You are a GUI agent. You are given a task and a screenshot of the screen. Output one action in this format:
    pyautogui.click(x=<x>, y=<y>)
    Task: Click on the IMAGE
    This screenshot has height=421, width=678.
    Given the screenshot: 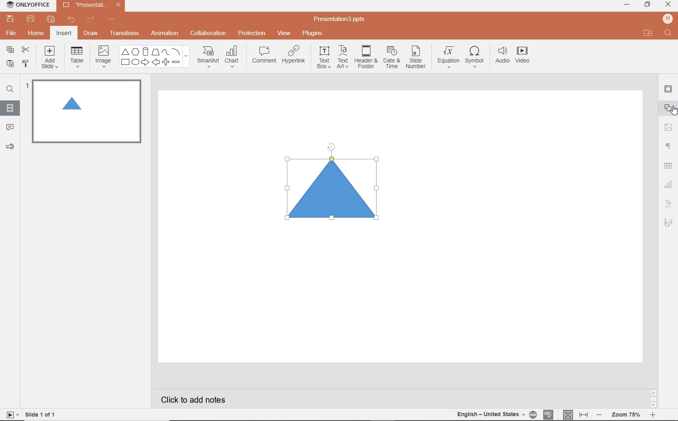 What is the action you would take?
    pyautogui.click(x=103, y=57)
    